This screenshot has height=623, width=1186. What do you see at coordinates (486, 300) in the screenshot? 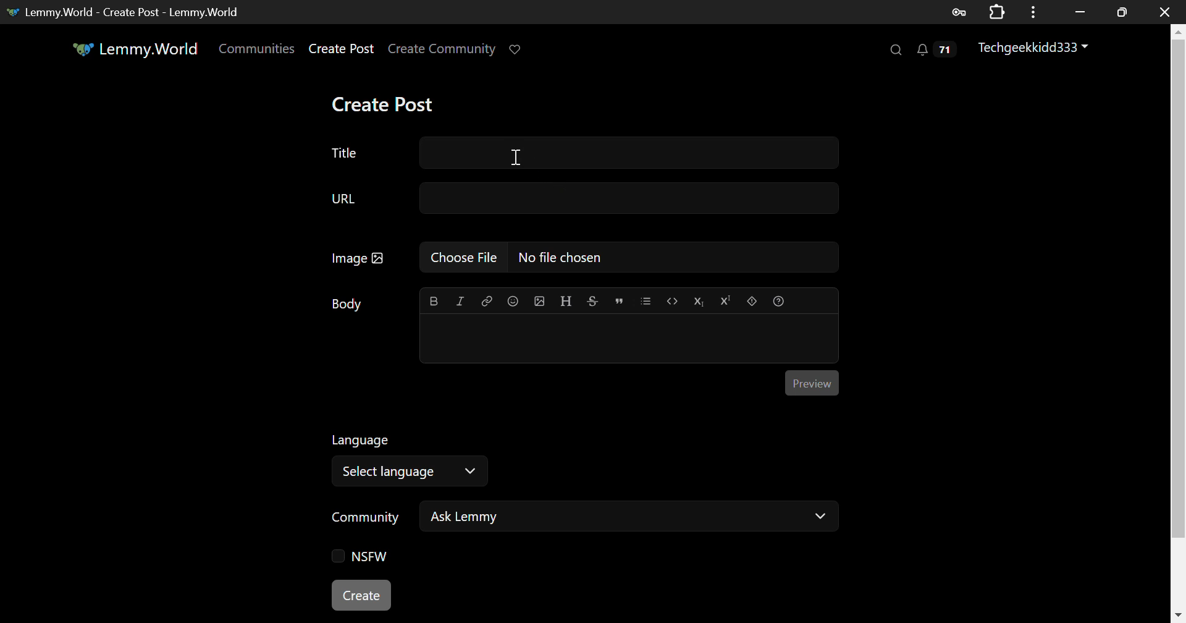
I see `Link` at bounding box center [486, 300].